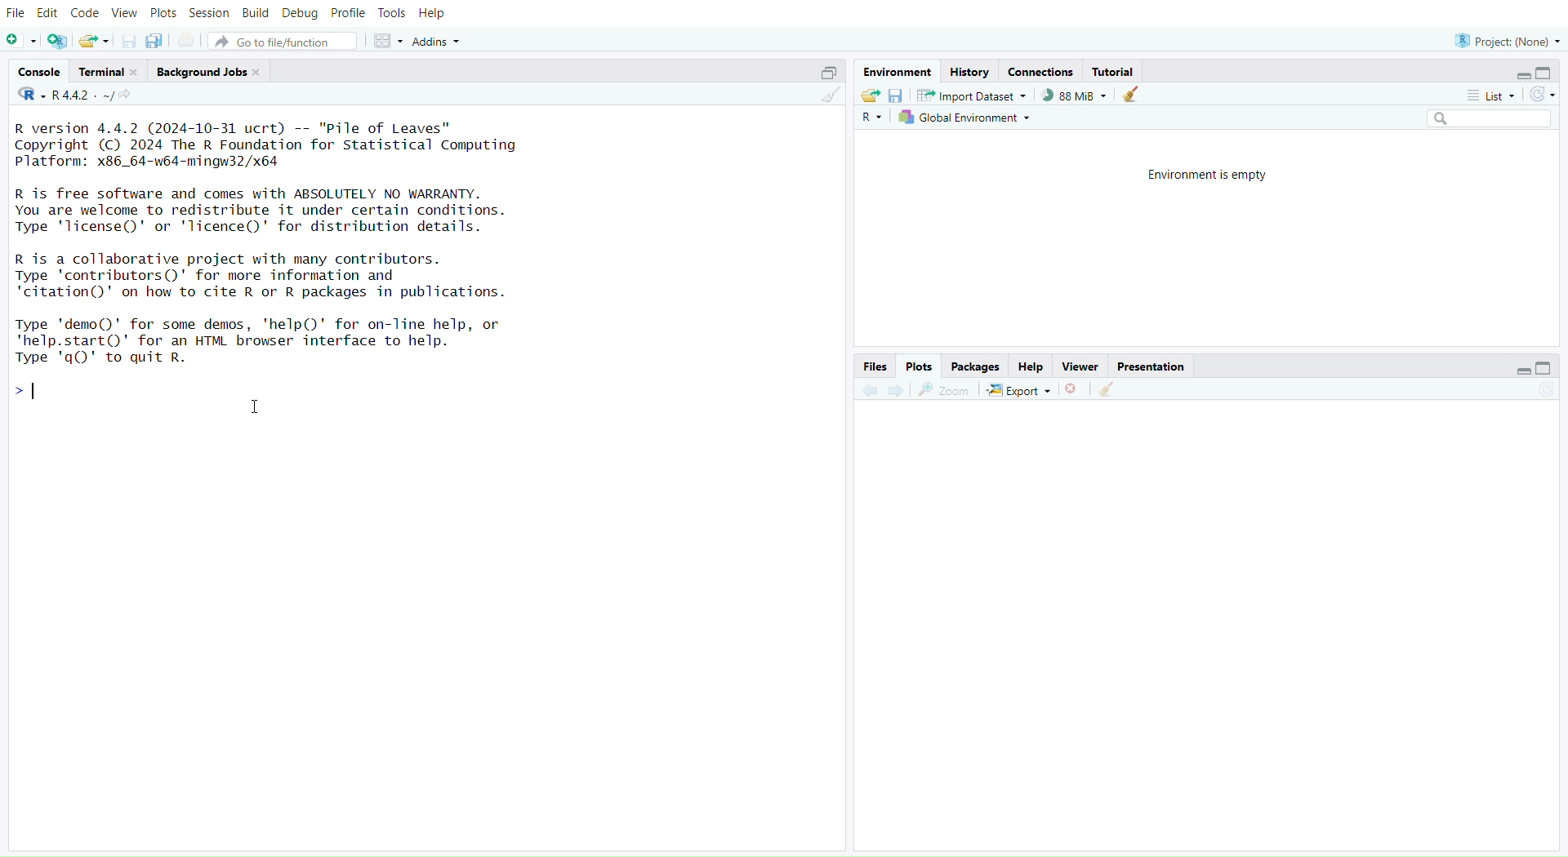 The image size is (1568, 857). What do you see at coordinates (1203, 177) in the screenshot?
I see `environment is empty` at bounding box center [1203, 177].